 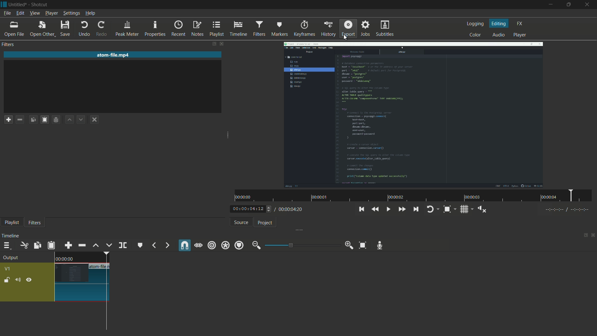 I want to click on markers, so click(x=280, y=28).